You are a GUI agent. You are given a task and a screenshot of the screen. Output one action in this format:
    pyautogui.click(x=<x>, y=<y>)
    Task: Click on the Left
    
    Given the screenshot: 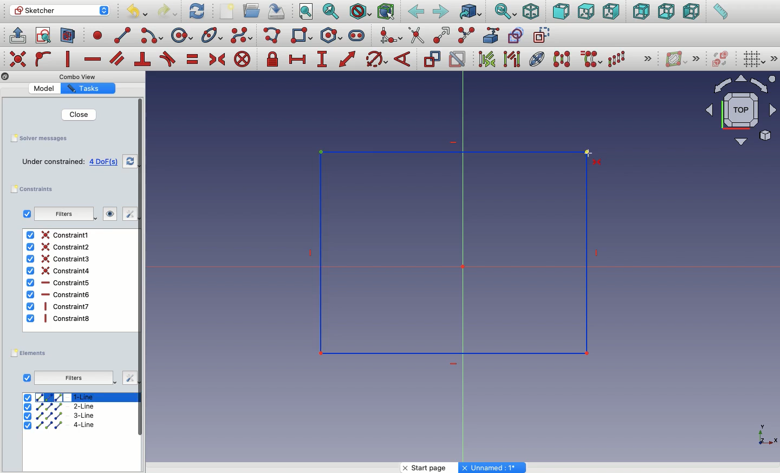 What is the action you would take?
    pyautogui.click(x=691, y=12)
    